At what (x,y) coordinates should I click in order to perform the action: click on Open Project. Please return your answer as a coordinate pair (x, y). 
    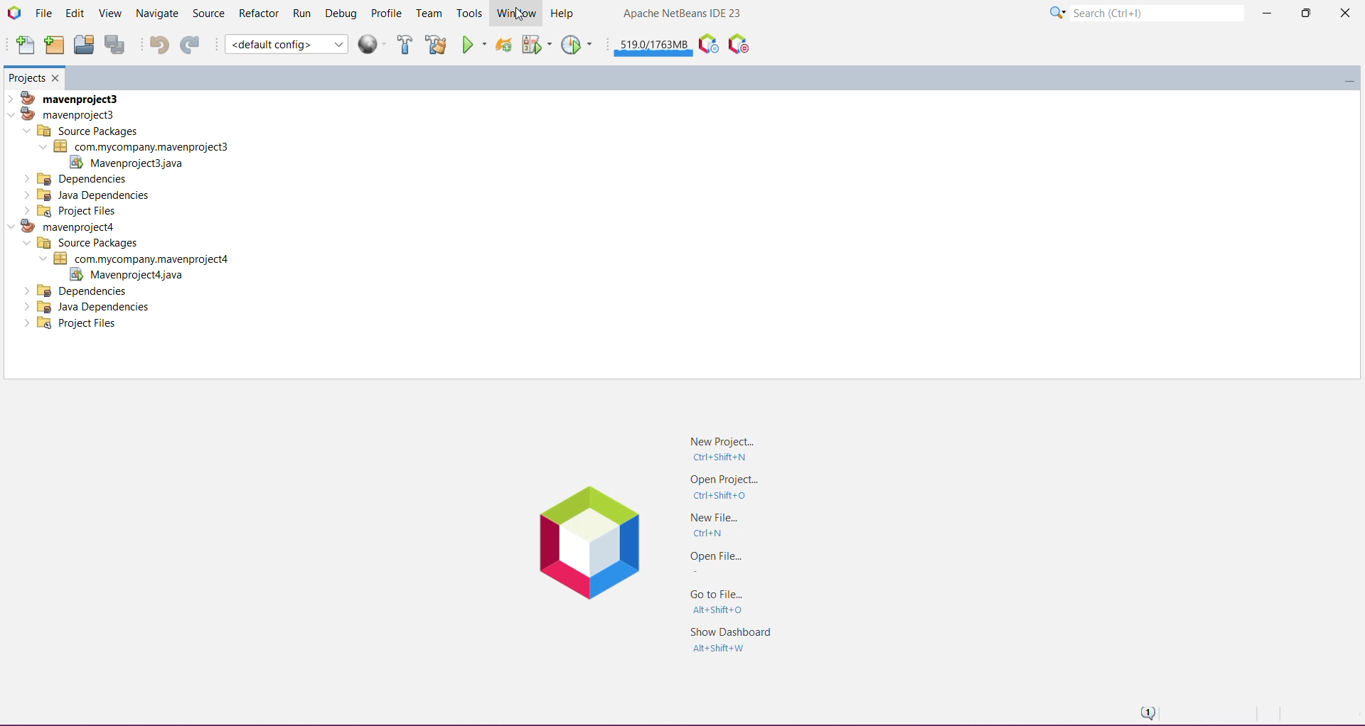
    Looking at the image, I should click on (83, 44).